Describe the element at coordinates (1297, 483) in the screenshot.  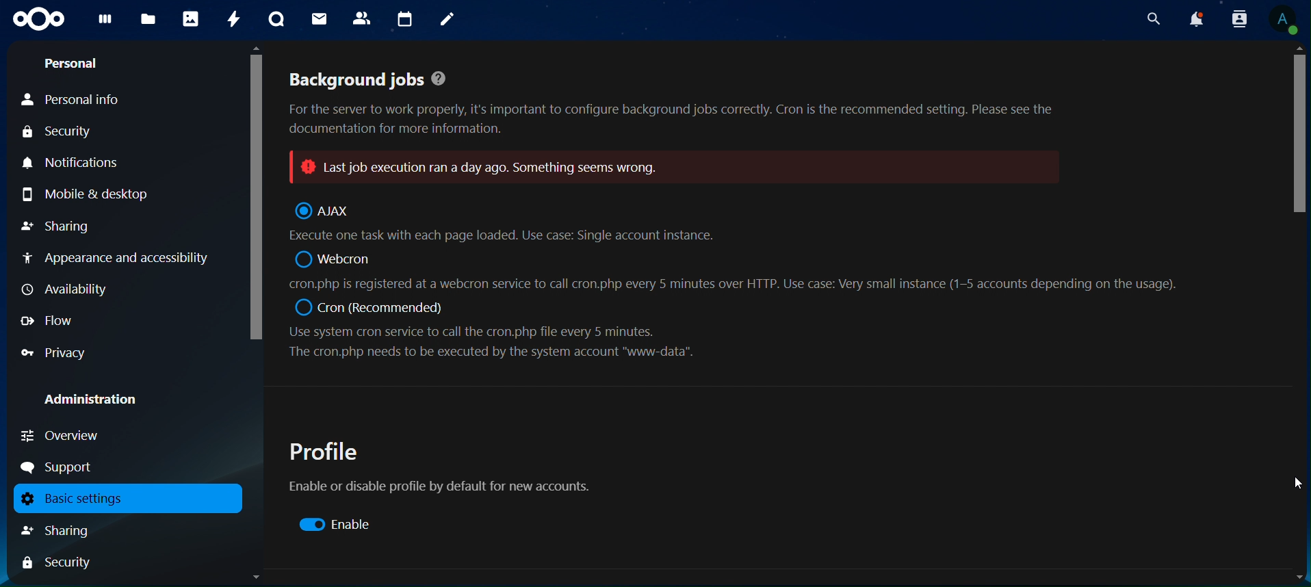
I see `Cursor` at that location.